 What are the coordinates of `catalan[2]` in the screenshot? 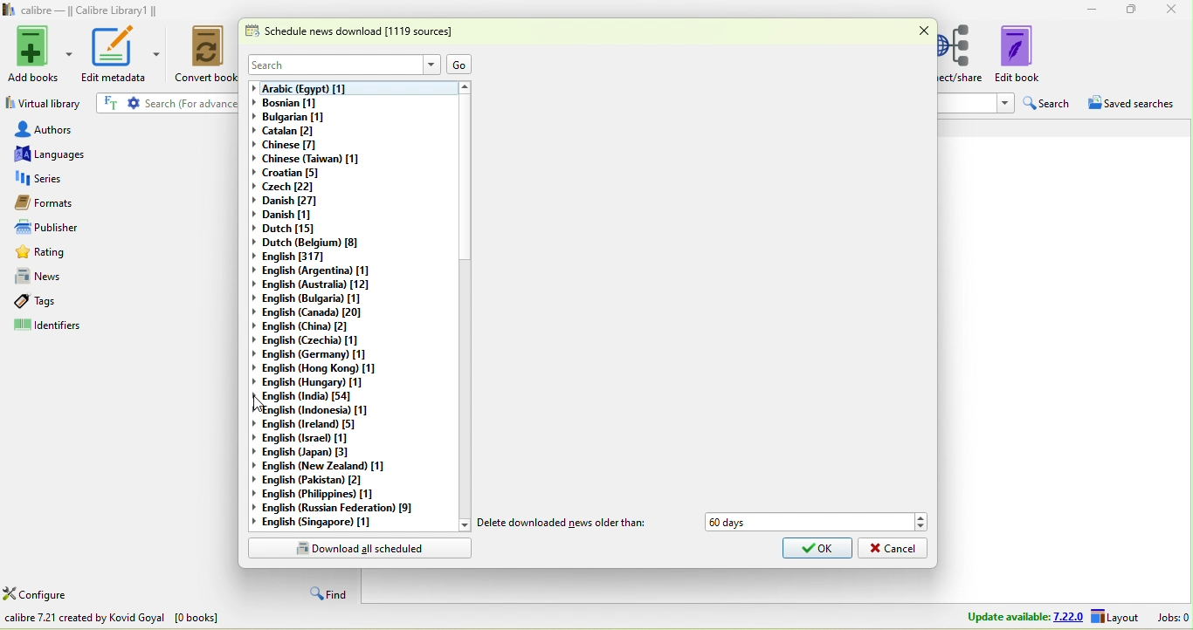 It's located at (299, 133).